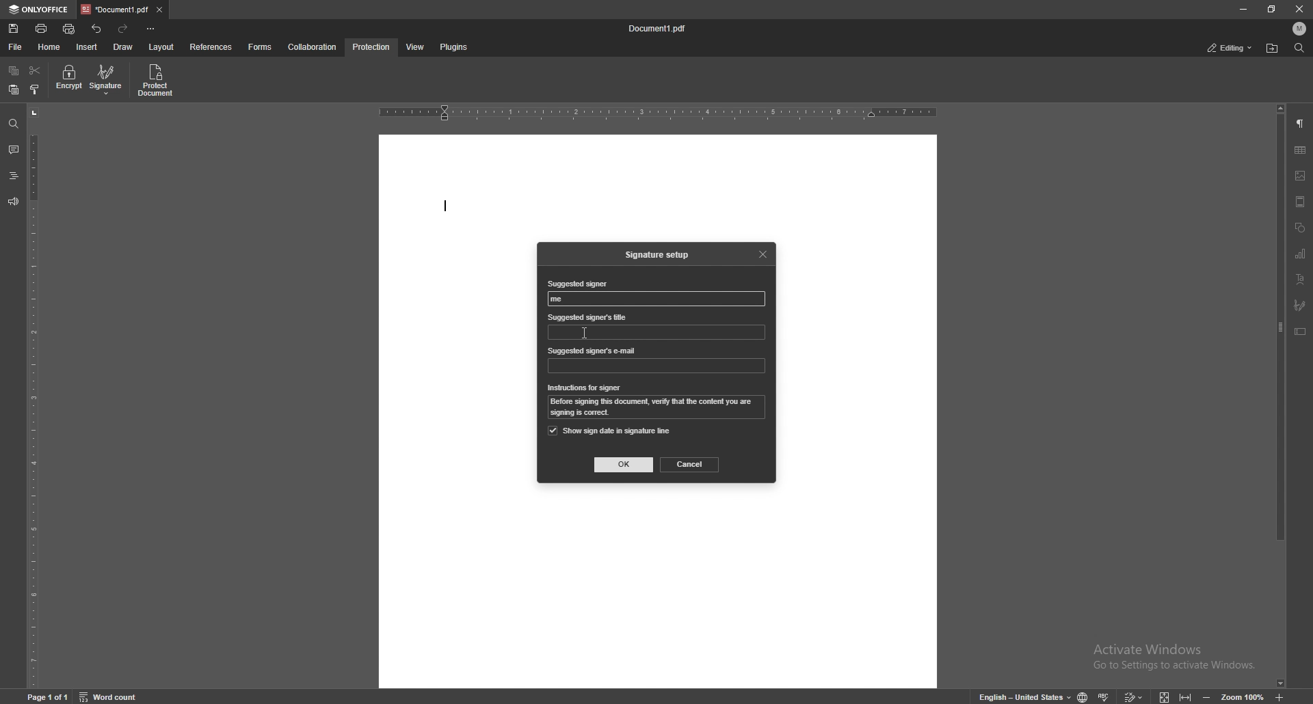  I want to click on scroll bar, so click(1281, 396).